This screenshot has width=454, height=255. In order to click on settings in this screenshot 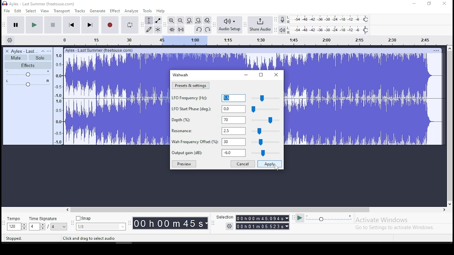, I will do `click(225, 226)`.